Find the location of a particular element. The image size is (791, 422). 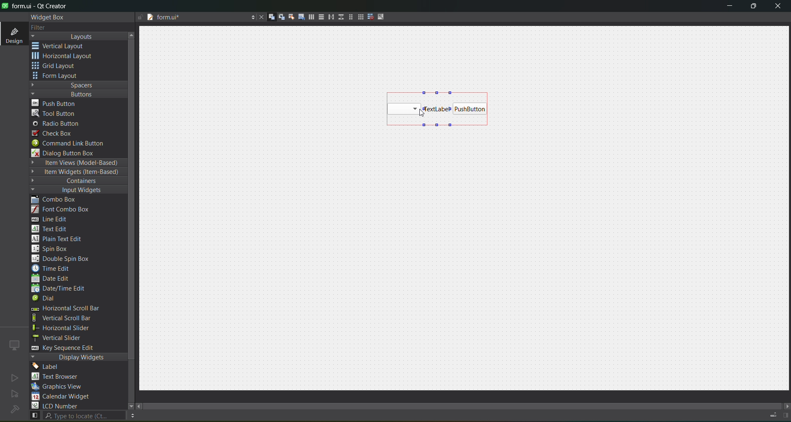

minimize is located at coordinates (730, 7).